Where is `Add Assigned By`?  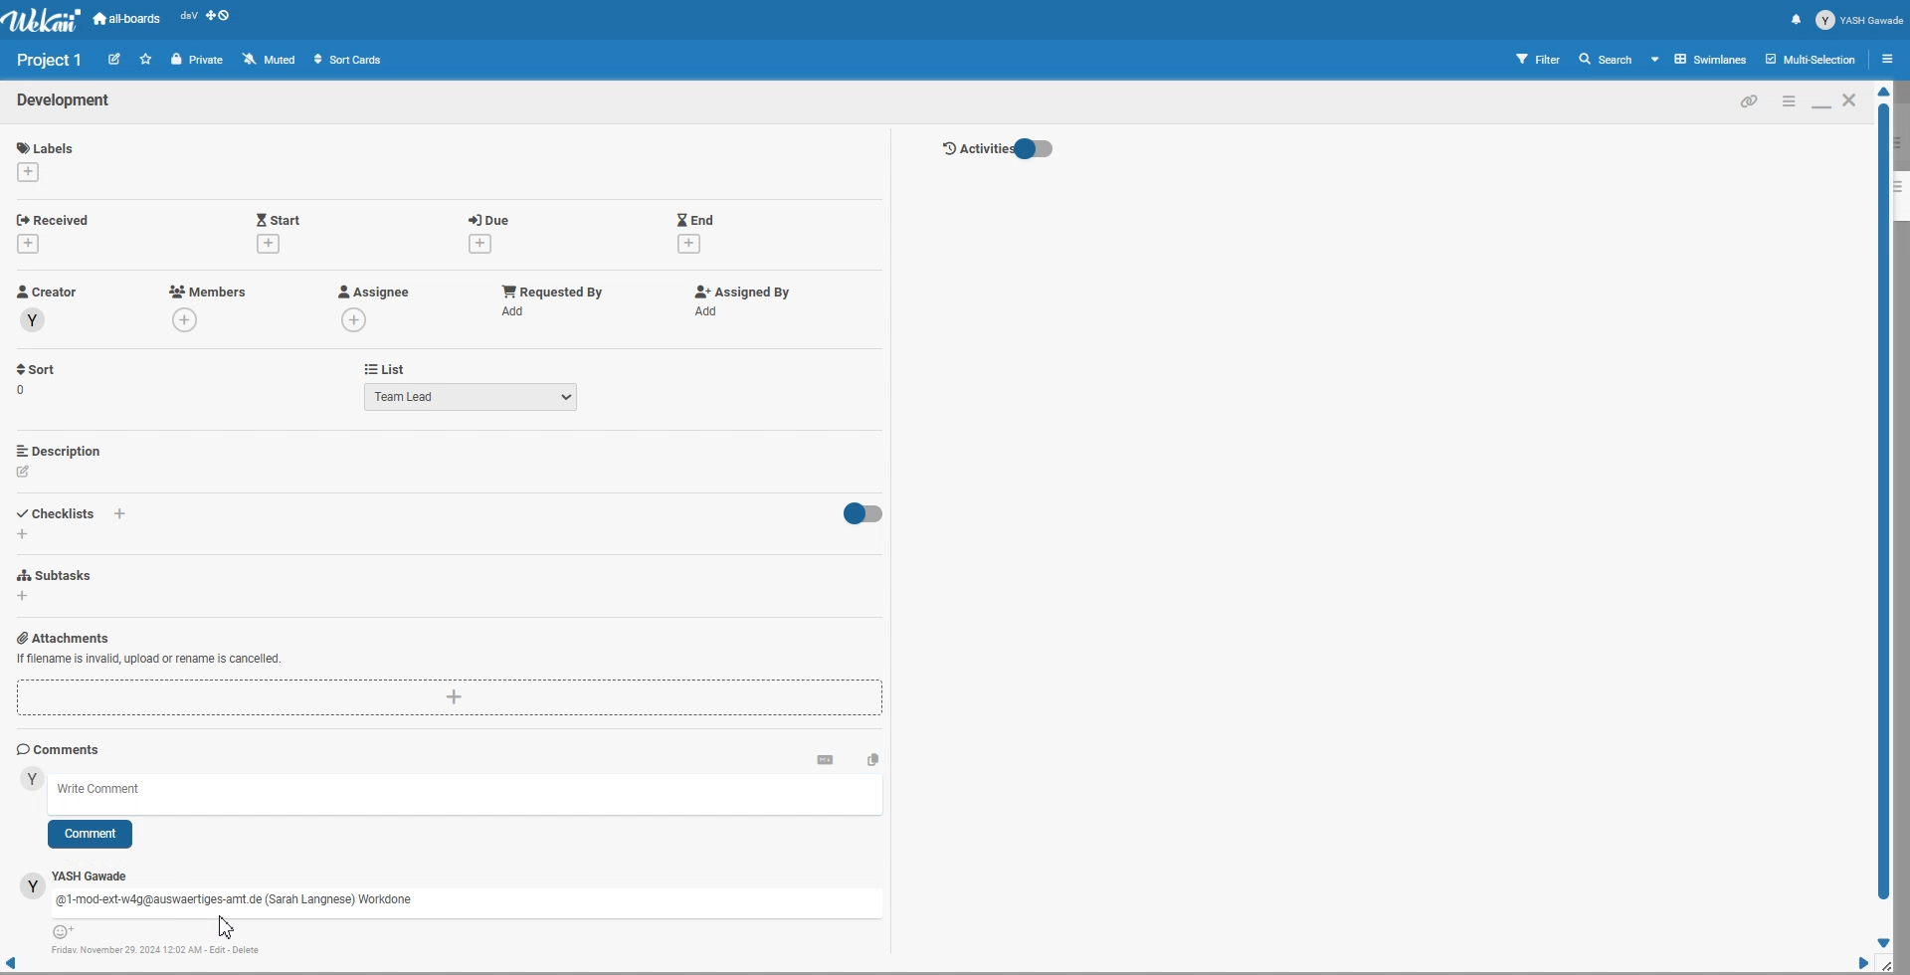 Add Assigned By is located at coordinates (739, 292).